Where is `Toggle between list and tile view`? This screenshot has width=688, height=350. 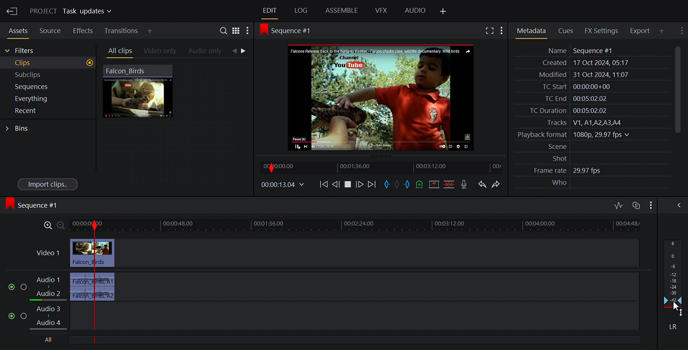 Toggle between list and tile view is located at coordinates (236, 30).